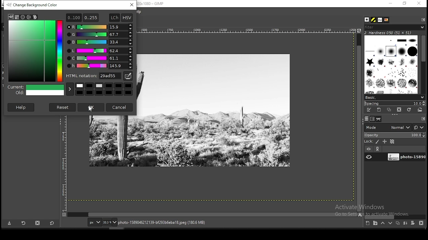  Describe the element at coordinates (63, 107) in the screenshot. I see `reset` at that location.